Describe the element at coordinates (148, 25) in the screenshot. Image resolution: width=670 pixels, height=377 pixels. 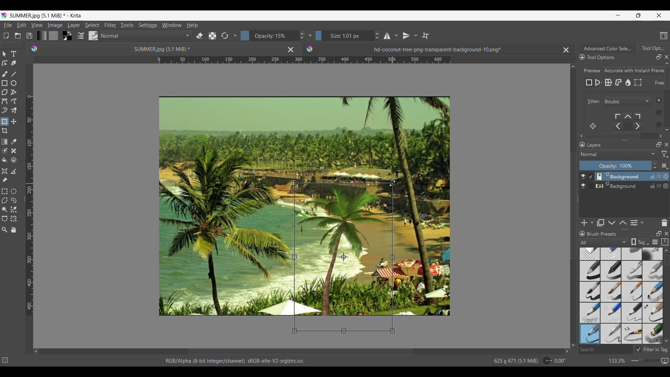
I see `Settings` at that location.